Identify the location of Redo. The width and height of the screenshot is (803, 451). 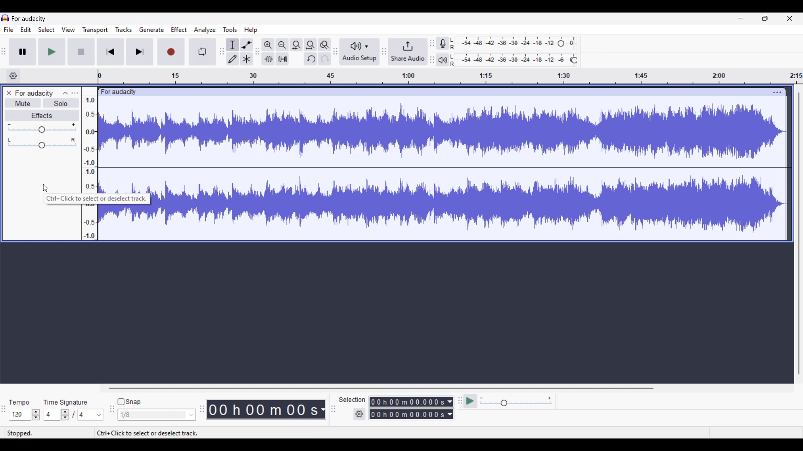
(325, 59).